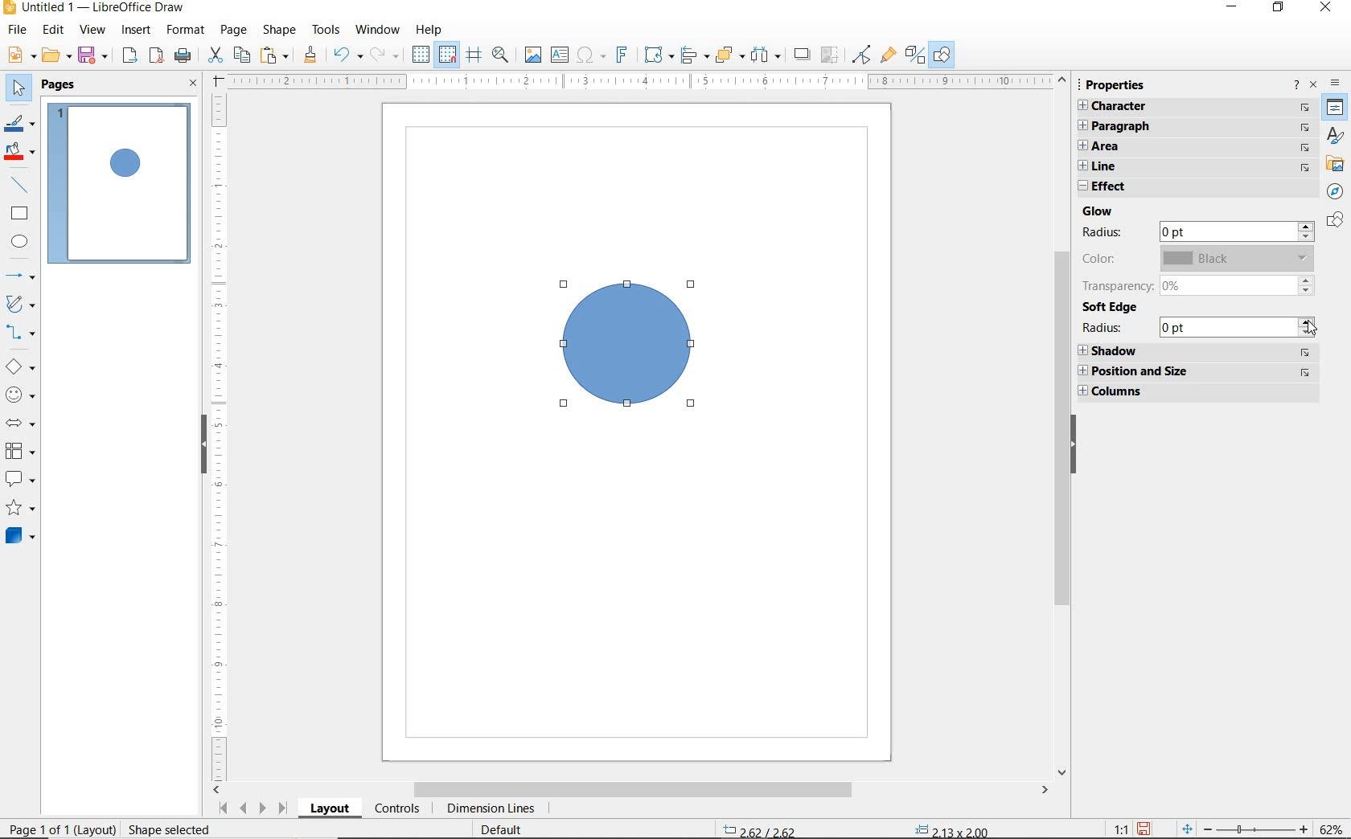  I want to click on POSITION AND SIZE, so click(1196, 371).